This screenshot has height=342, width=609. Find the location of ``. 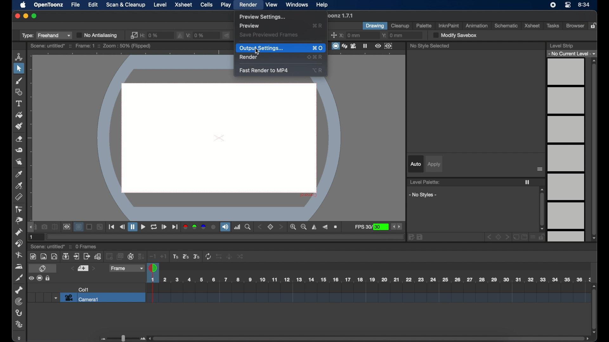

 is located at coordinates (220, 256).